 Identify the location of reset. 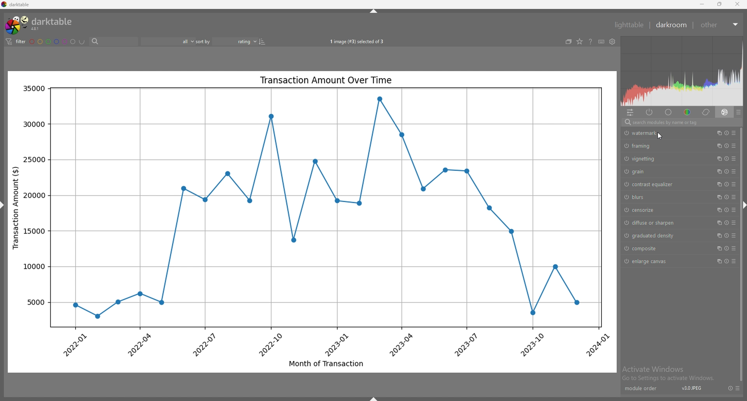
(730, 388).